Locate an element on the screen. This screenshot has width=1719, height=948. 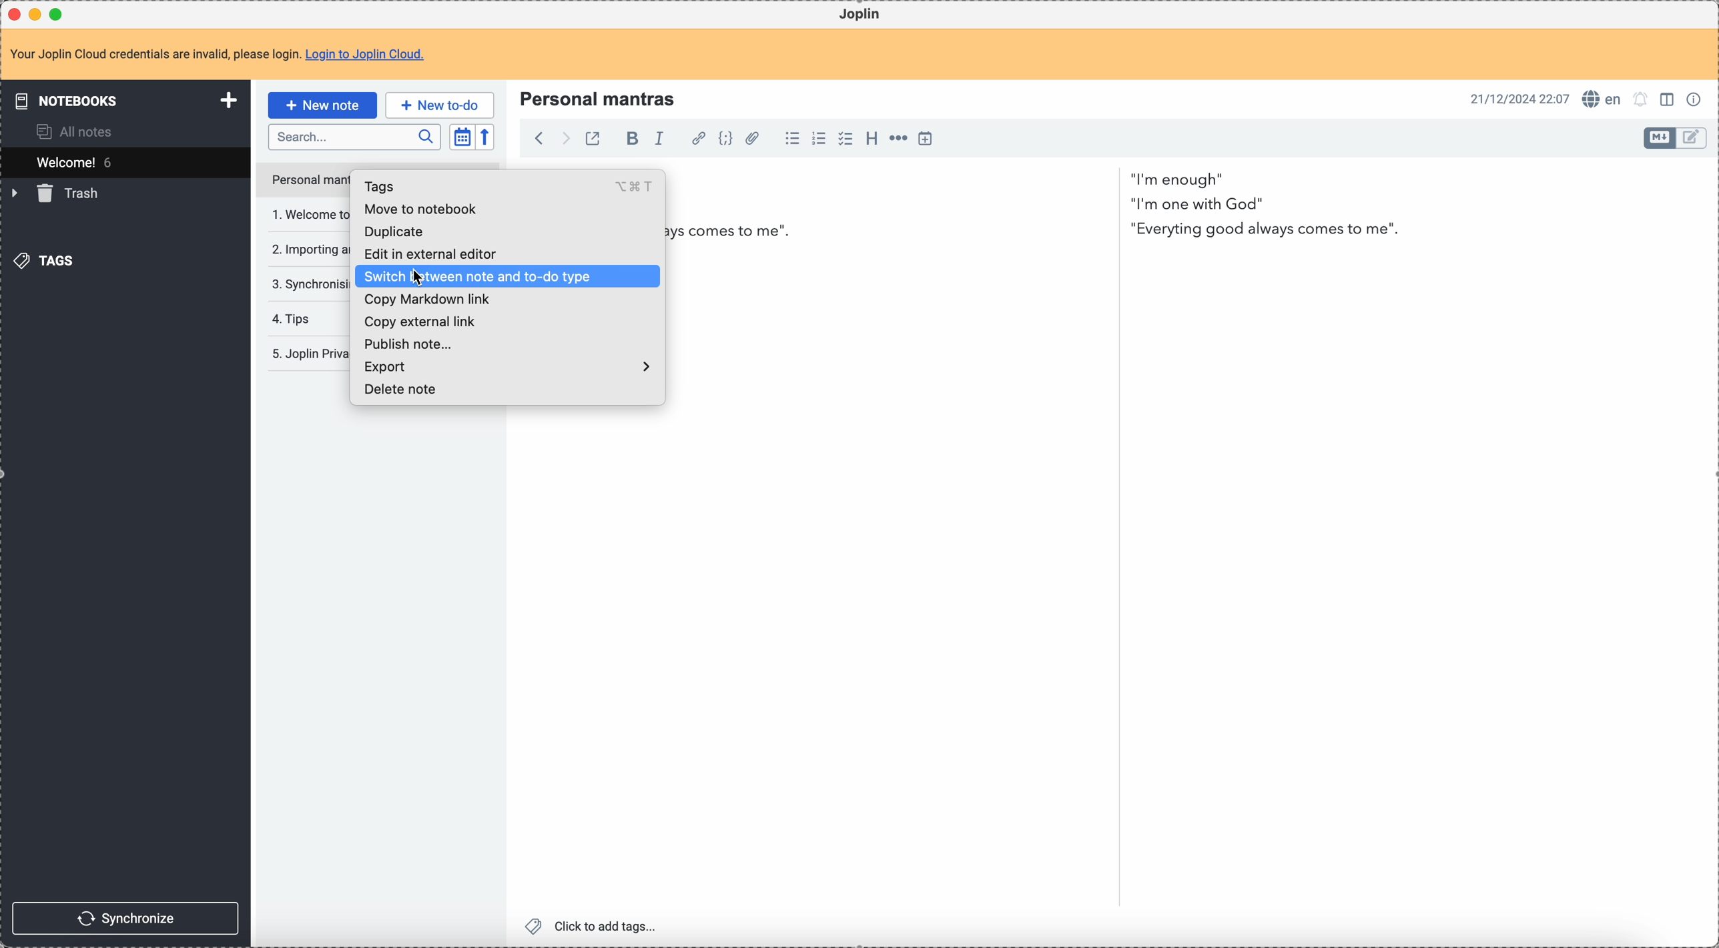
edit in external editor is located at coordinates (429, 254).